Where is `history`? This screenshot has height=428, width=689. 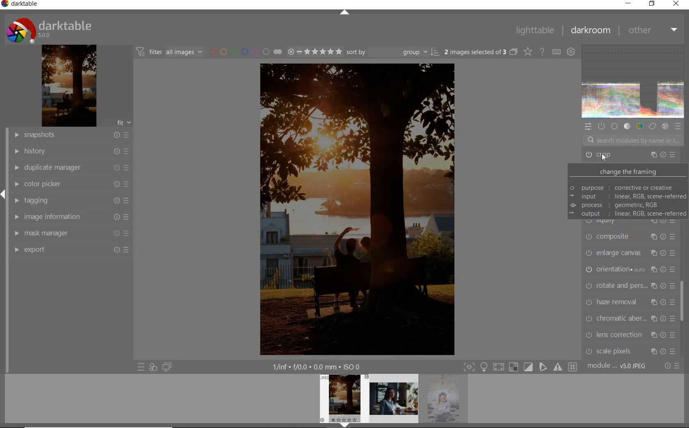
history is located at coordinates (72, 152).